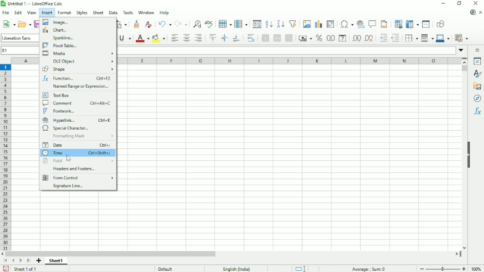 The height and width of the screenshot is (272, 484). What do you see at coordinates (411, 38) in the screenshot?
I see `Borders` at bounding box center [411, 38].